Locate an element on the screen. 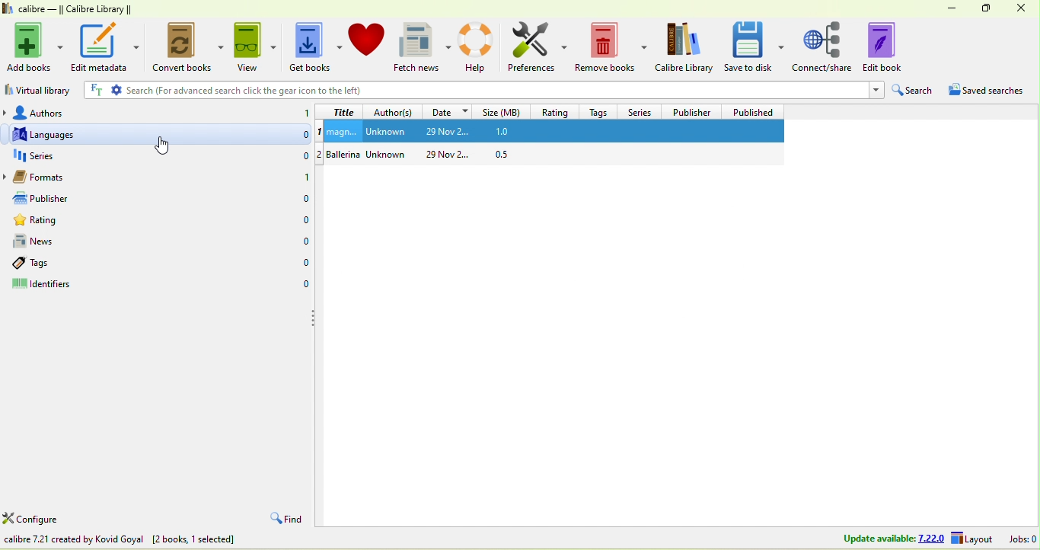  tags is located at coordinates (595, 112).